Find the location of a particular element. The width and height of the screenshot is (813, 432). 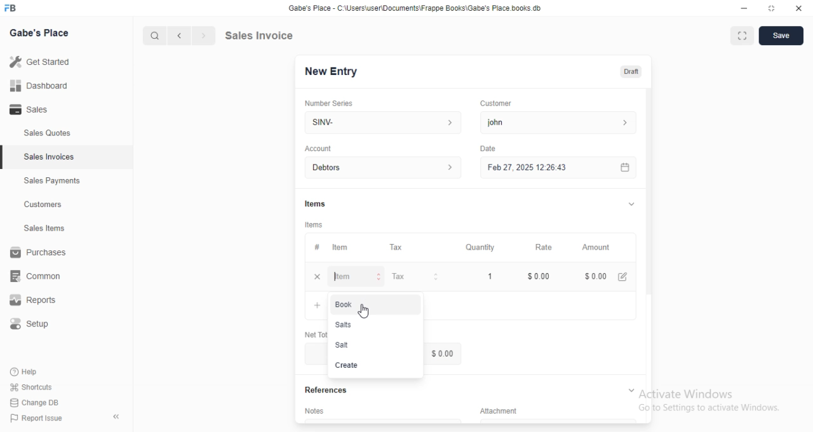

$0.00 is located at coordinates (608, 275).